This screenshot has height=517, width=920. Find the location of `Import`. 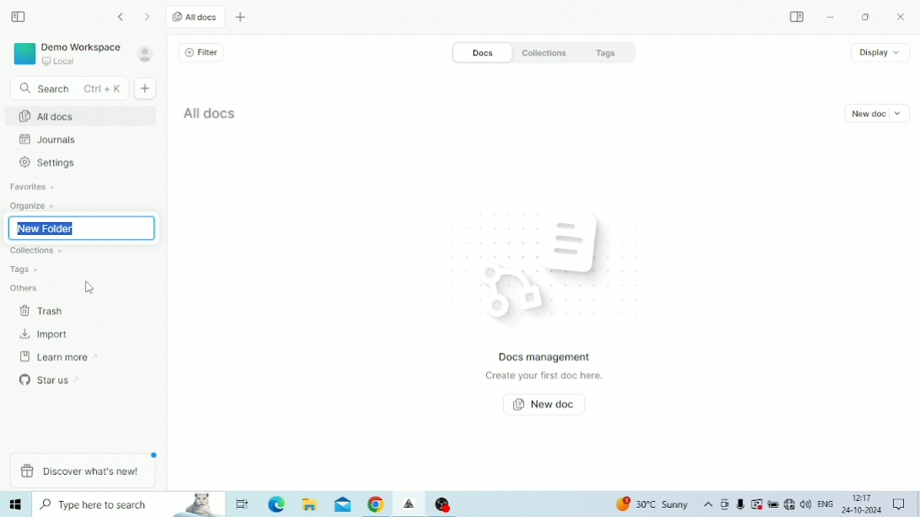

Import is located at coordinates (45, 333).